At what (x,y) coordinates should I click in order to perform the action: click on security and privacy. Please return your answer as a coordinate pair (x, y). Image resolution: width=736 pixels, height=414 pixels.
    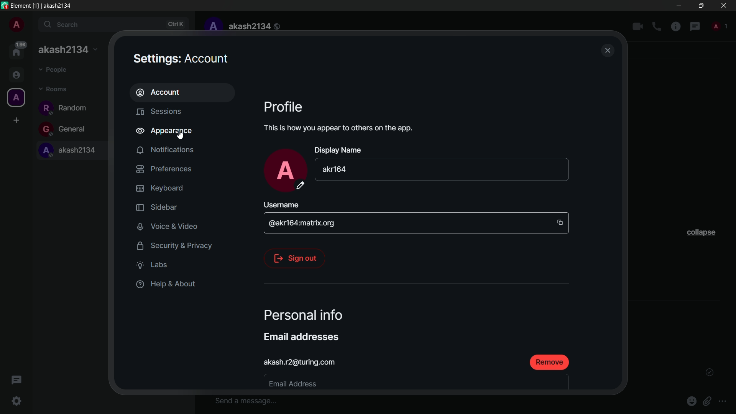
    Looking at the image, I should click on (171, 245).